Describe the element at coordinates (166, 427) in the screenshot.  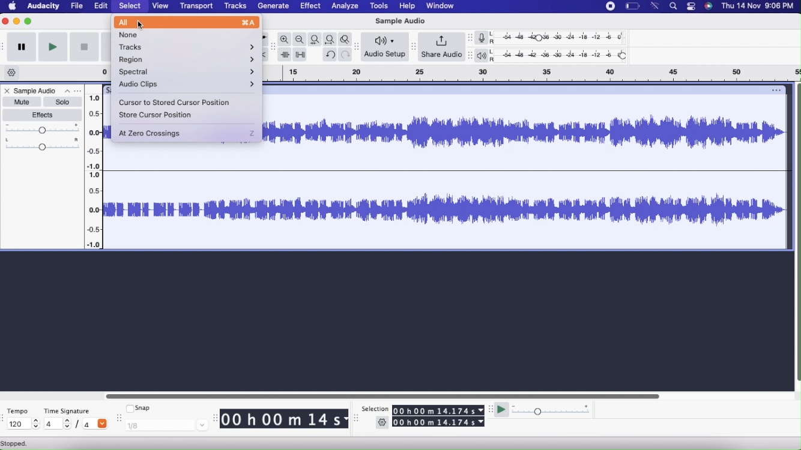
I see `1/8` at that location.